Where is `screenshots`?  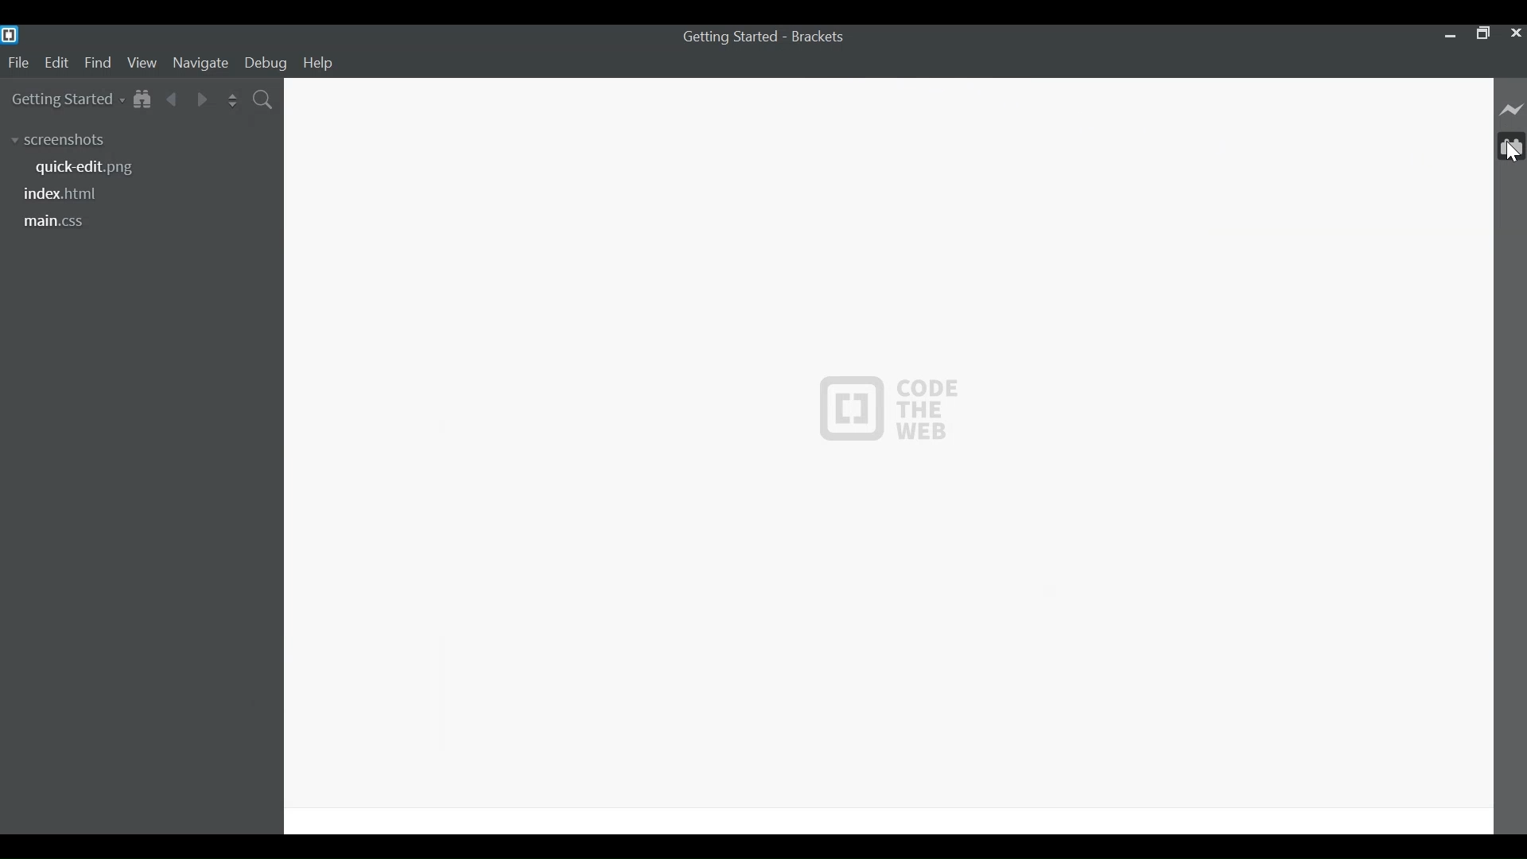
screenshots is located at coordinates (59, 140).